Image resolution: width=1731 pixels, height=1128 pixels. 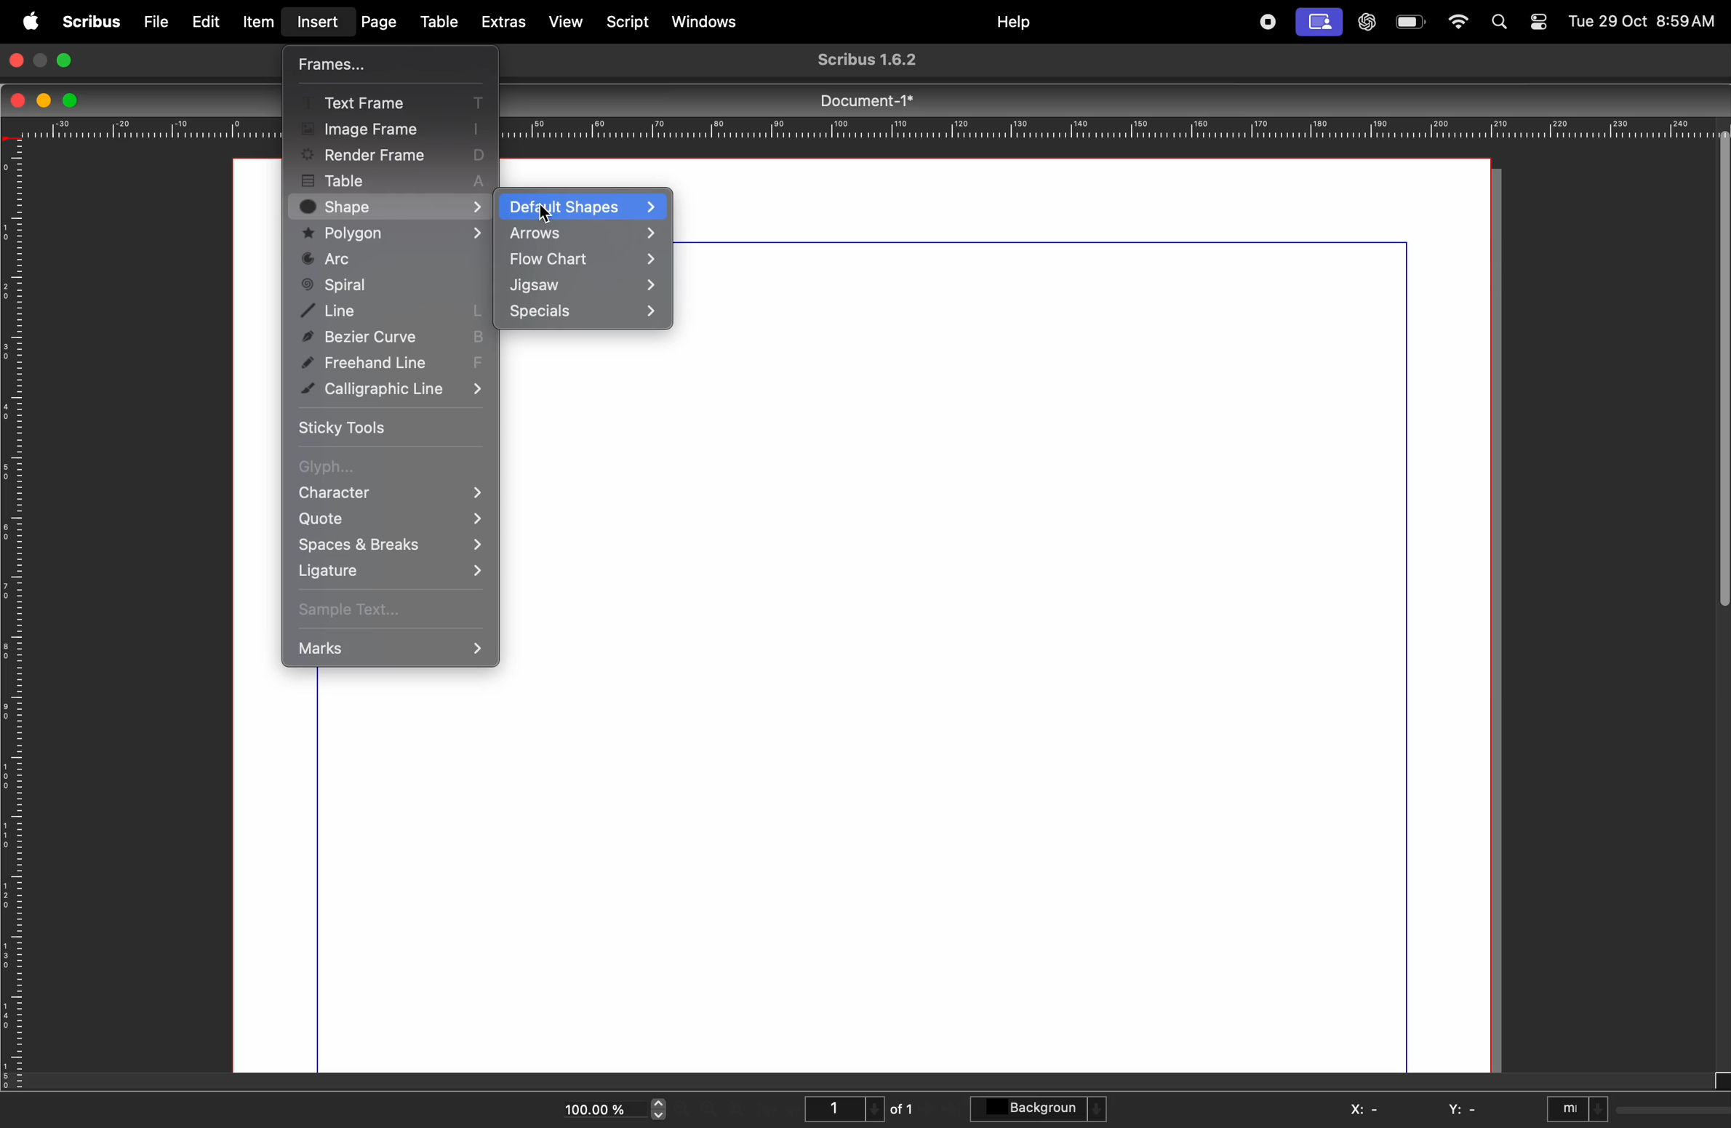 What do you see at coordinates (1457, 23) in the screenshot?
I see `wifi` at bounding box center [1457, 23].